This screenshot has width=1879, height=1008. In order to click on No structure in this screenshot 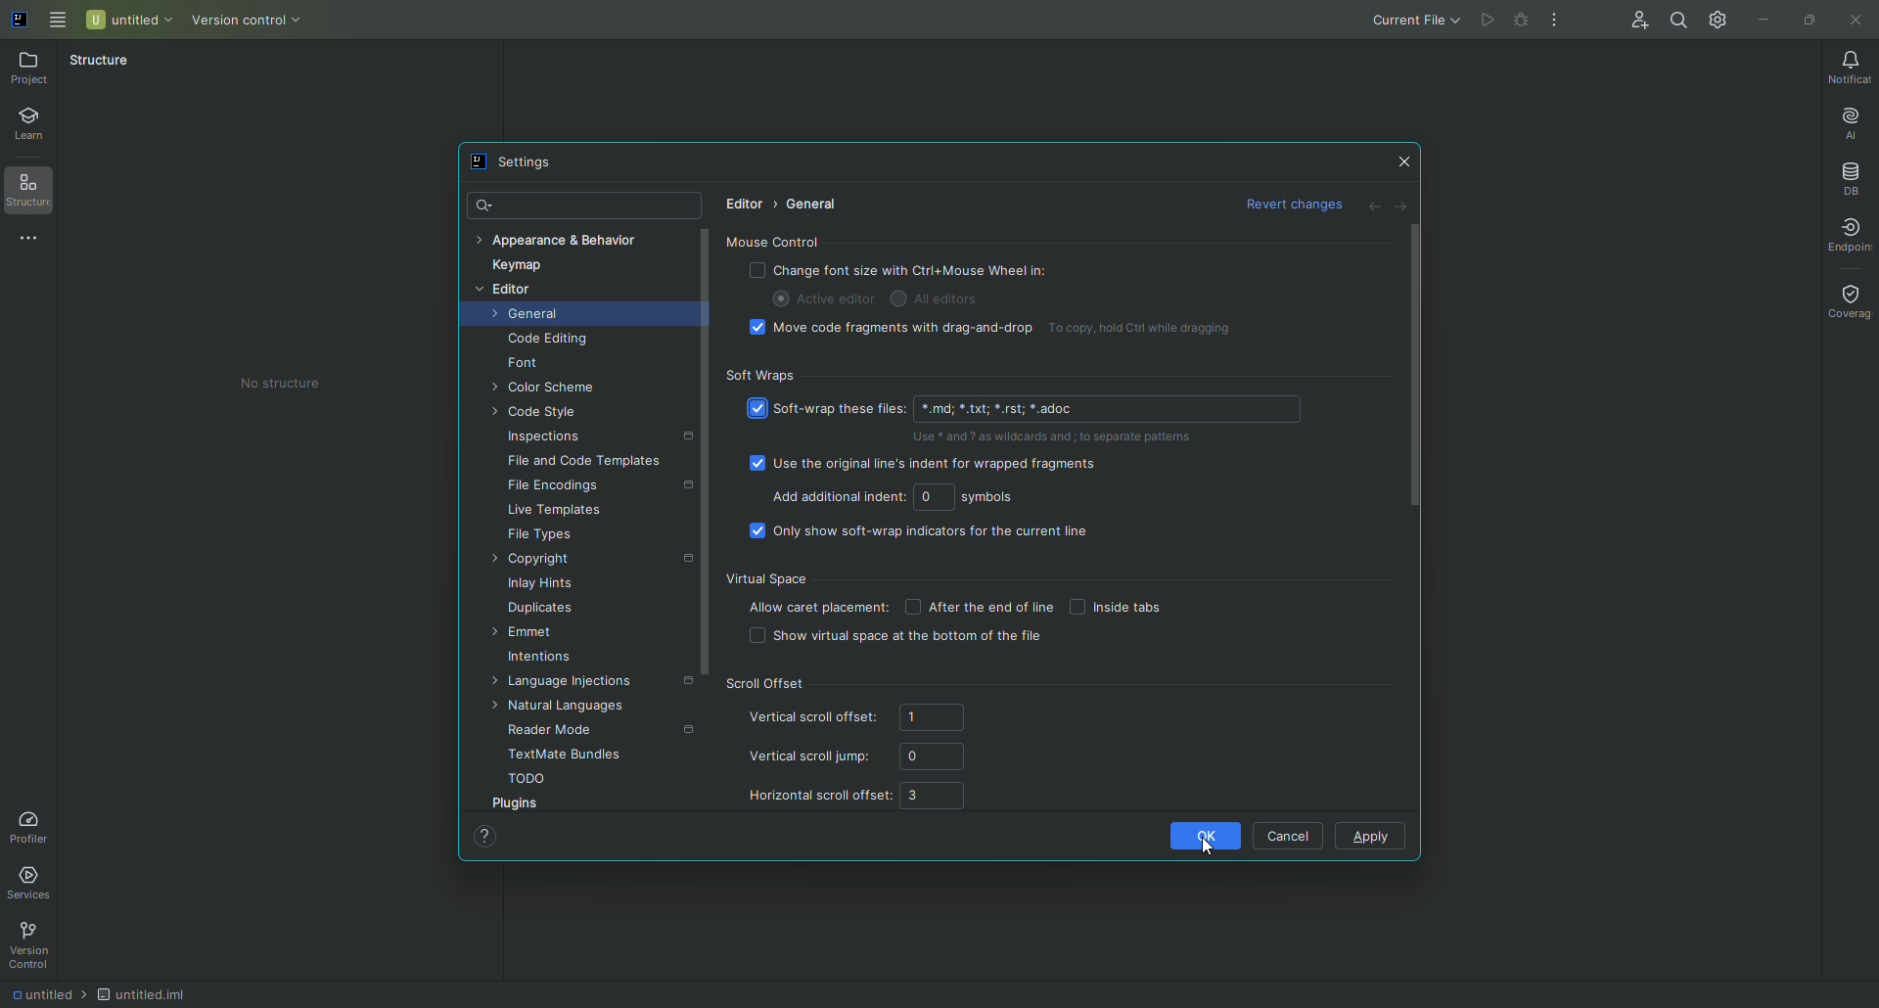, I will do `click(278, 383)`.